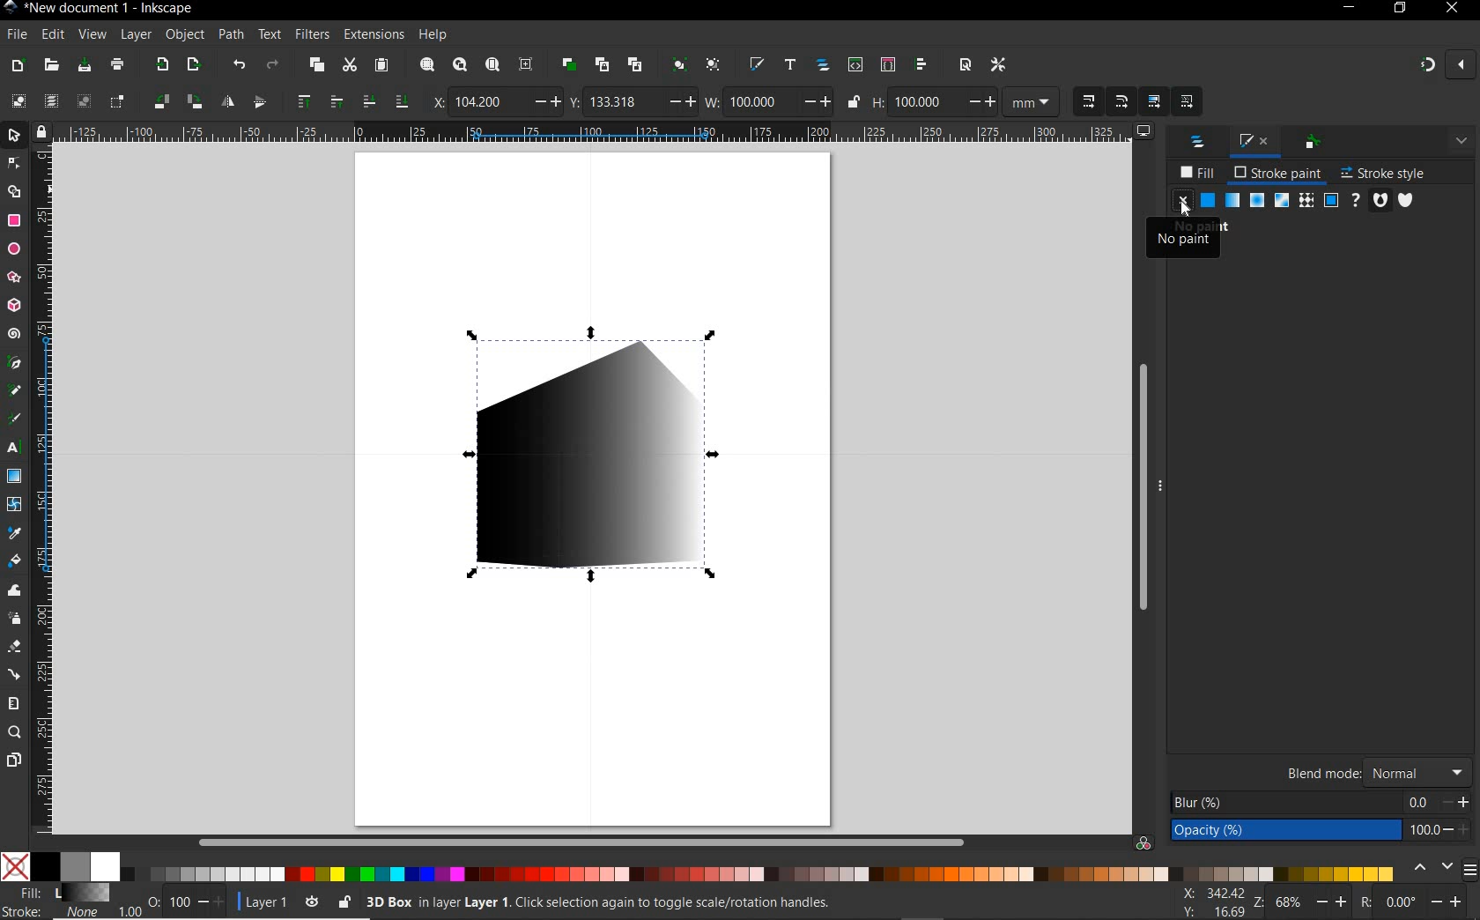 Image resolution: width=1480 pixels, height=920 pixels. What do you see at coordinates (237, 64) in the screenshot?
I see `UNDO` at bounding box center [237, 64].